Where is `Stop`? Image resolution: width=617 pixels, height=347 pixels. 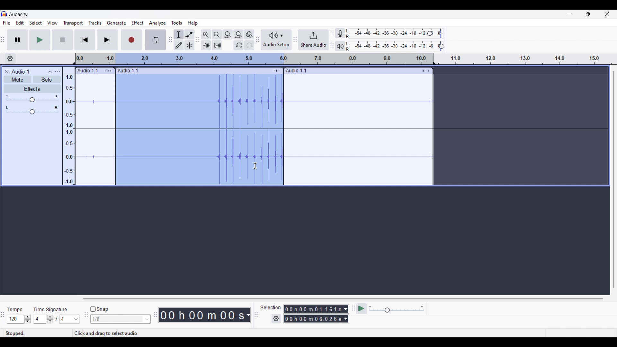 Stop is located at coordinates (63, 40).